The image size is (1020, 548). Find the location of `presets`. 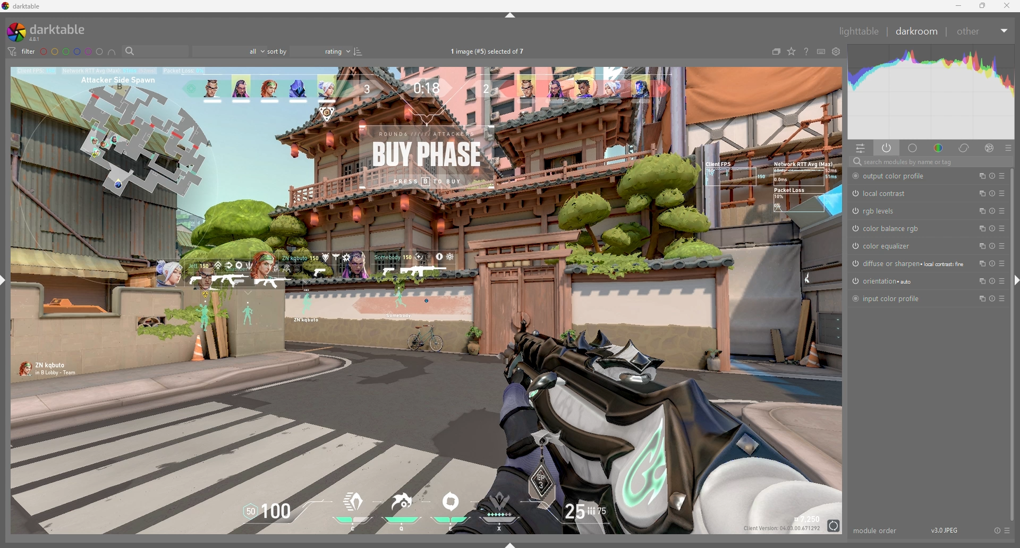

presets is located at coordinates (1002, 211).